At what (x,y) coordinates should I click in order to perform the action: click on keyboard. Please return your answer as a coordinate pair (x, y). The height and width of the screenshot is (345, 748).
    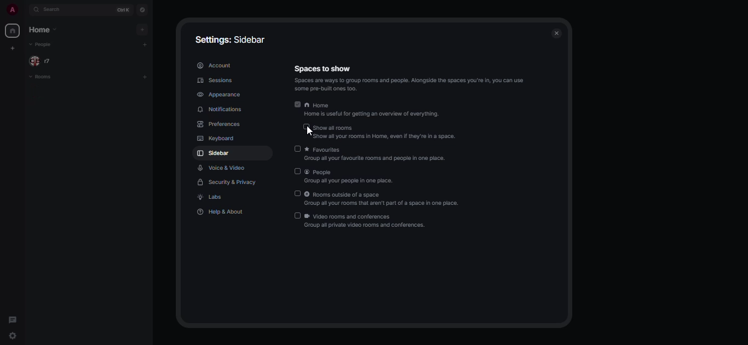
    Looking at the image, I should click on (215, 139).